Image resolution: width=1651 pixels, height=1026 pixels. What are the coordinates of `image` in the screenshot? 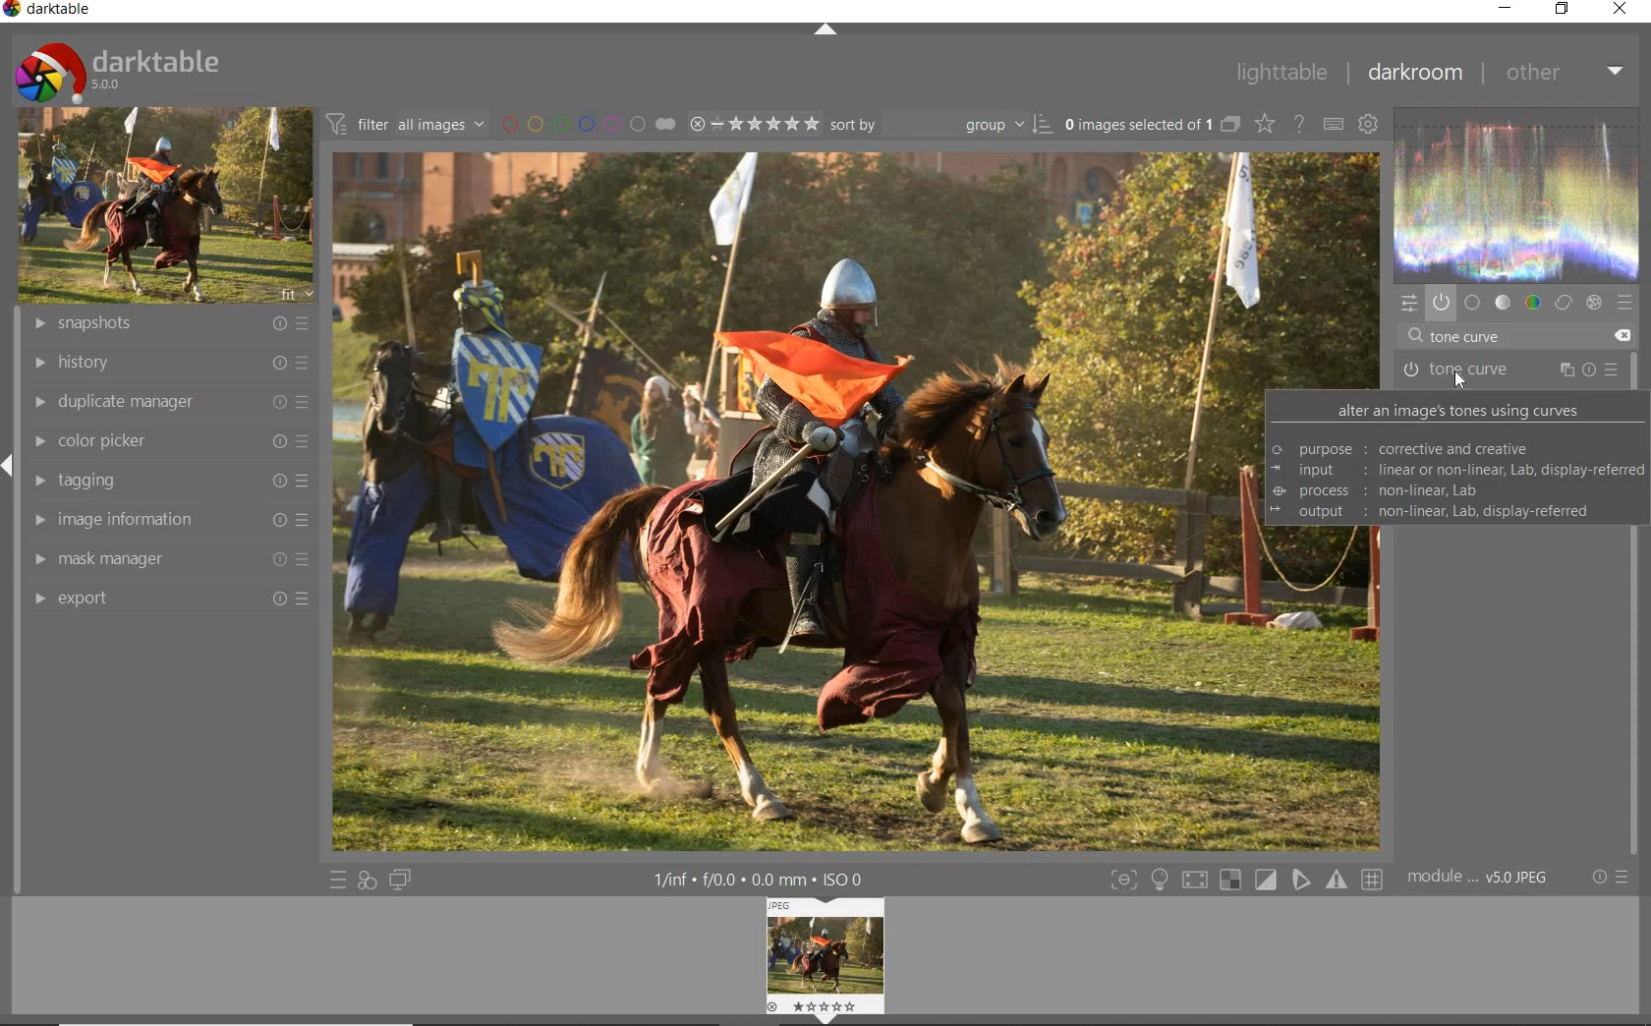 It's located at (161, 206).